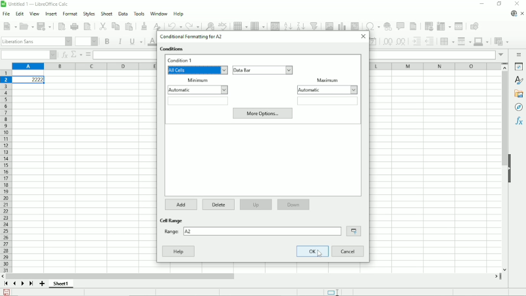 The height and width of the screenshot is (296, 526). What do you see at coordinates (197, 90) in the screenshot?
I see `automatic` at bounding box center [197, 90].